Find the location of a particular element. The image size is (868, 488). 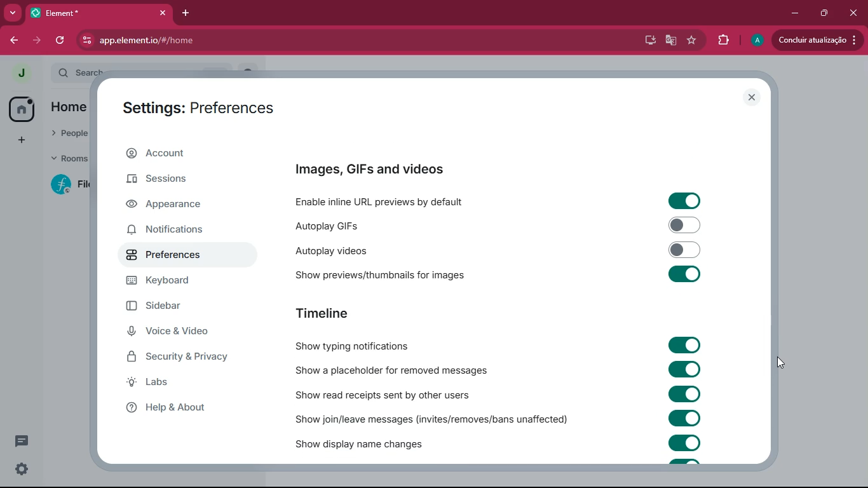

autoplay videos is located at coordinates (400, 249).